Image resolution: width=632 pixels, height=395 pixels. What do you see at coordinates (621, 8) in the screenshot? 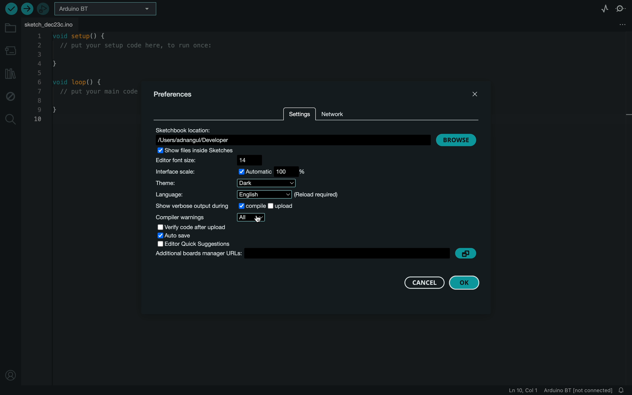
I see `serial monitor` at bounding box center [621, 8].